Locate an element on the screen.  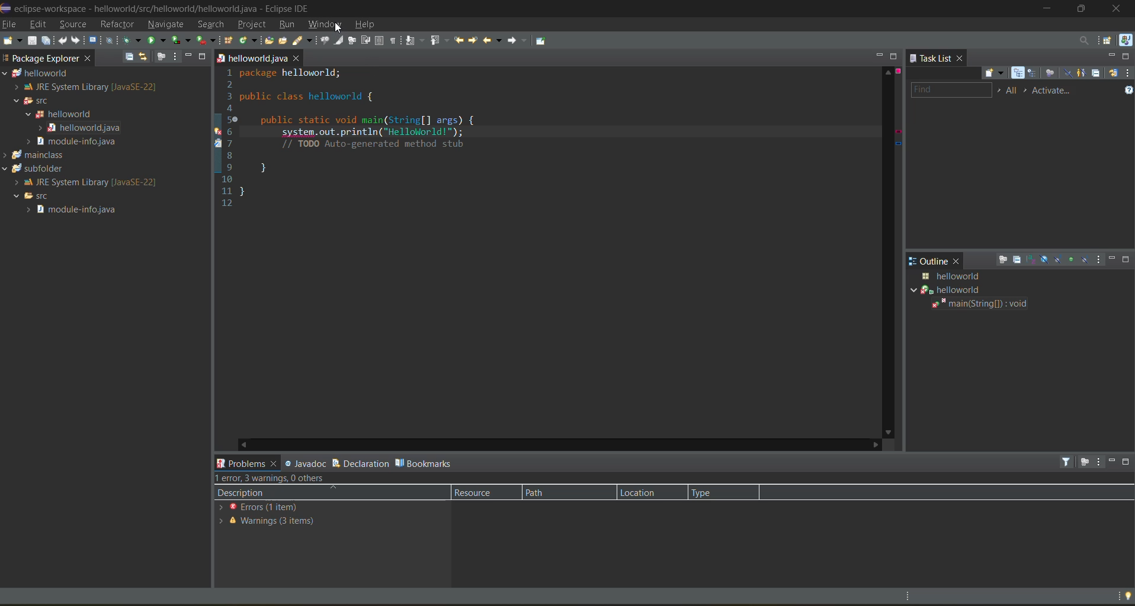
modules info java is located at coordinates (83, 143).